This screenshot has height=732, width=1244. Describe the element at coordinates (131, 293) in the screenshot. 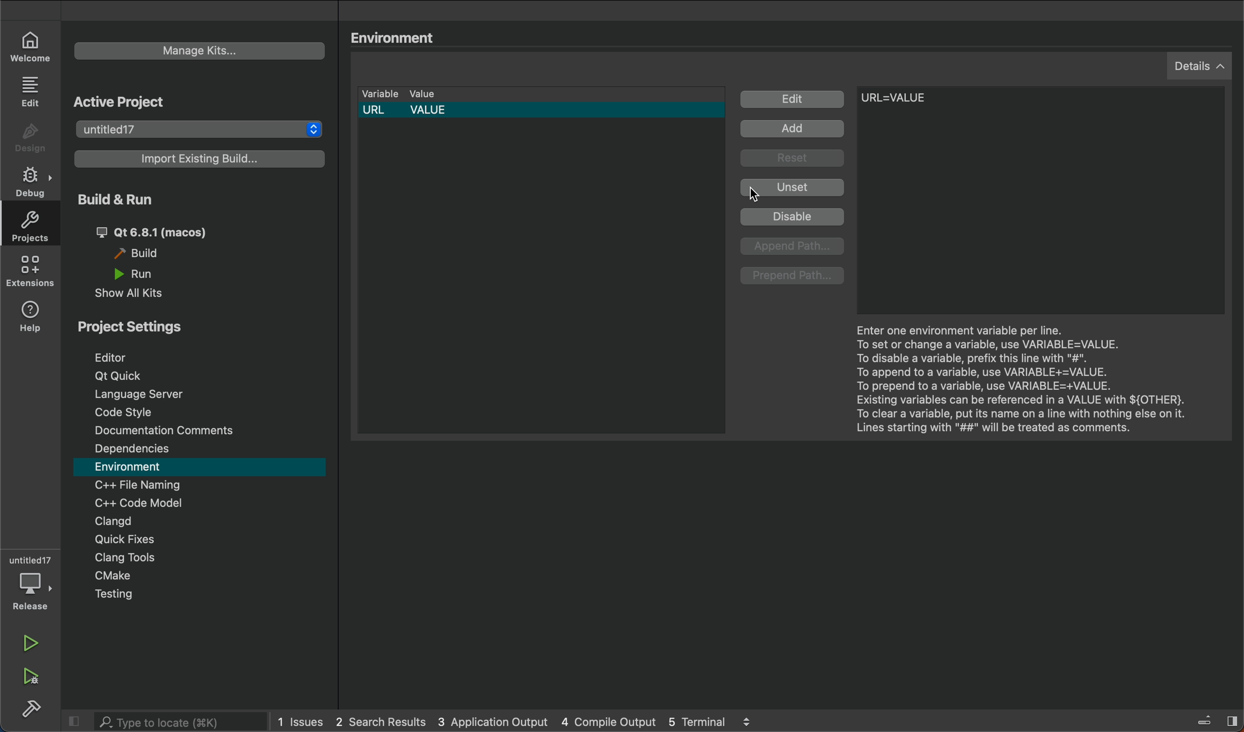

I see `show all kits` at that location.